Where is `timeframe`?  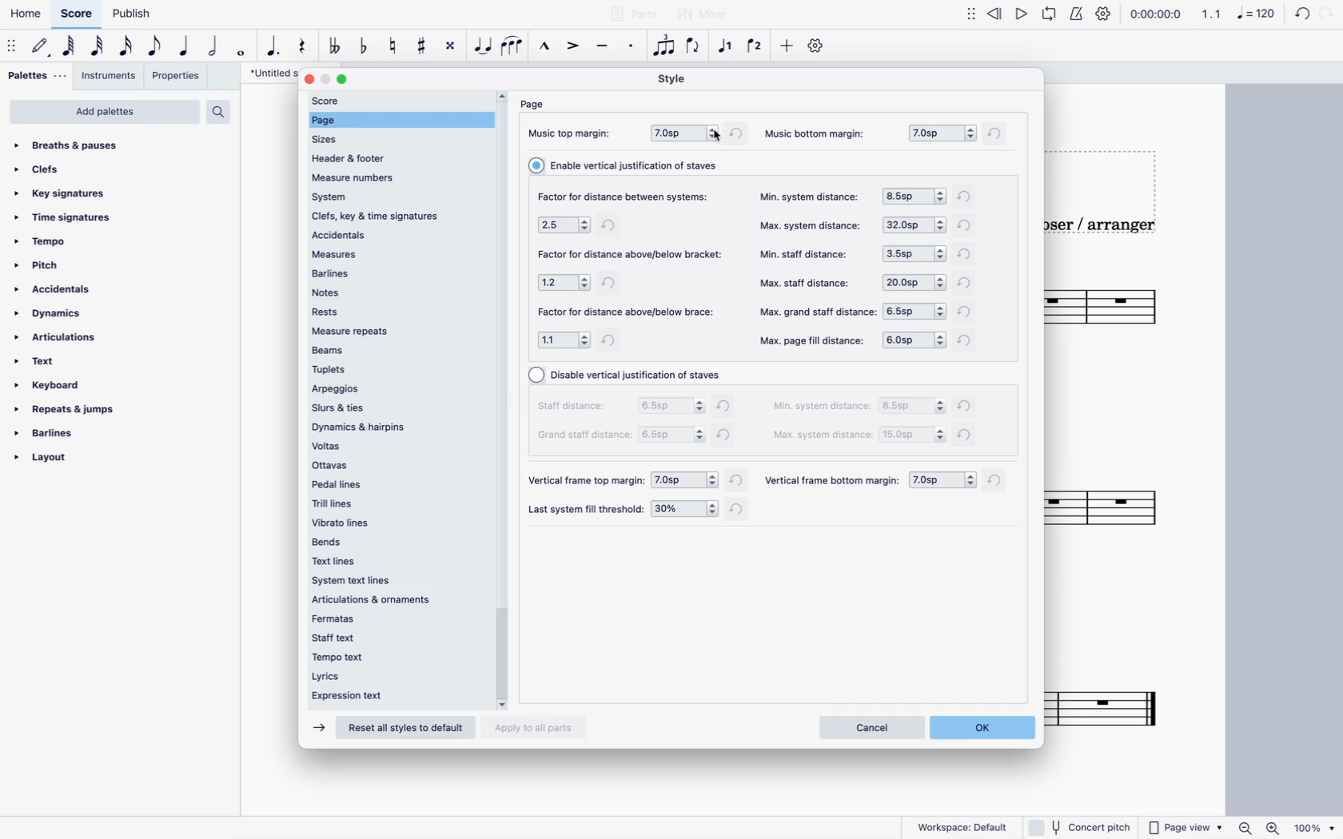
timeframe is located at coordinates (1160, 15).